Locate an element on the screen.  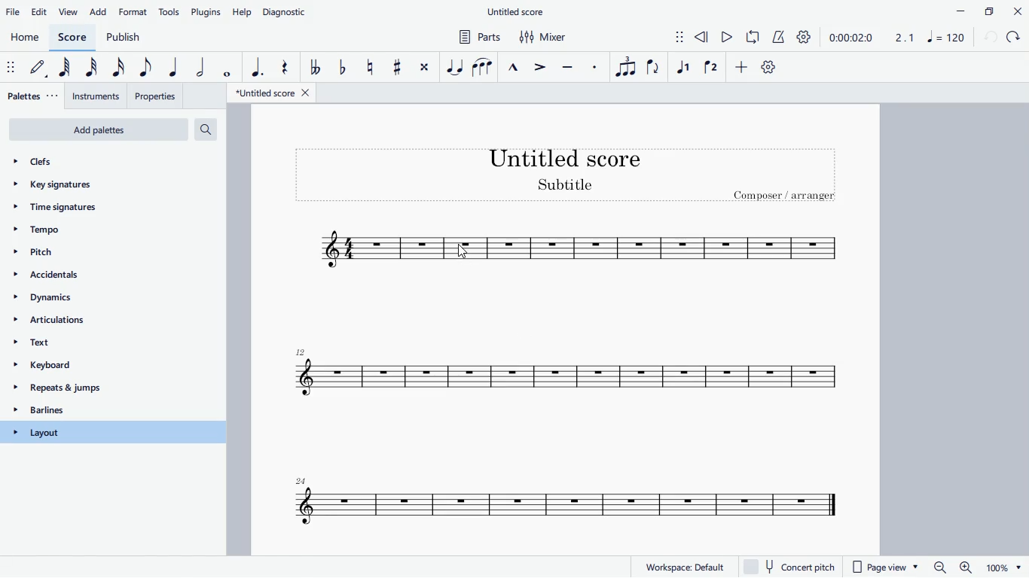
untitled score is located at coordinates (274, 93).